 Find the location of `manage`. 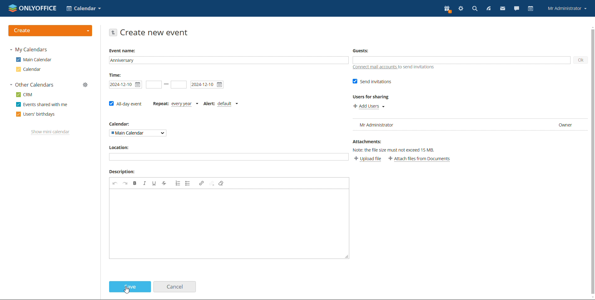

manage is located at coordinates (86, 85).